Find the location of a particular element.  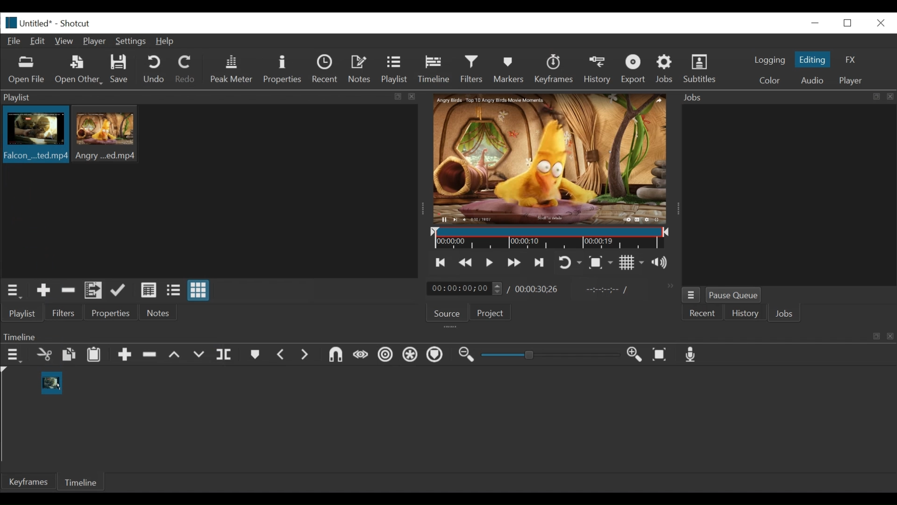

overwrite is located at coordinates (200, 355).